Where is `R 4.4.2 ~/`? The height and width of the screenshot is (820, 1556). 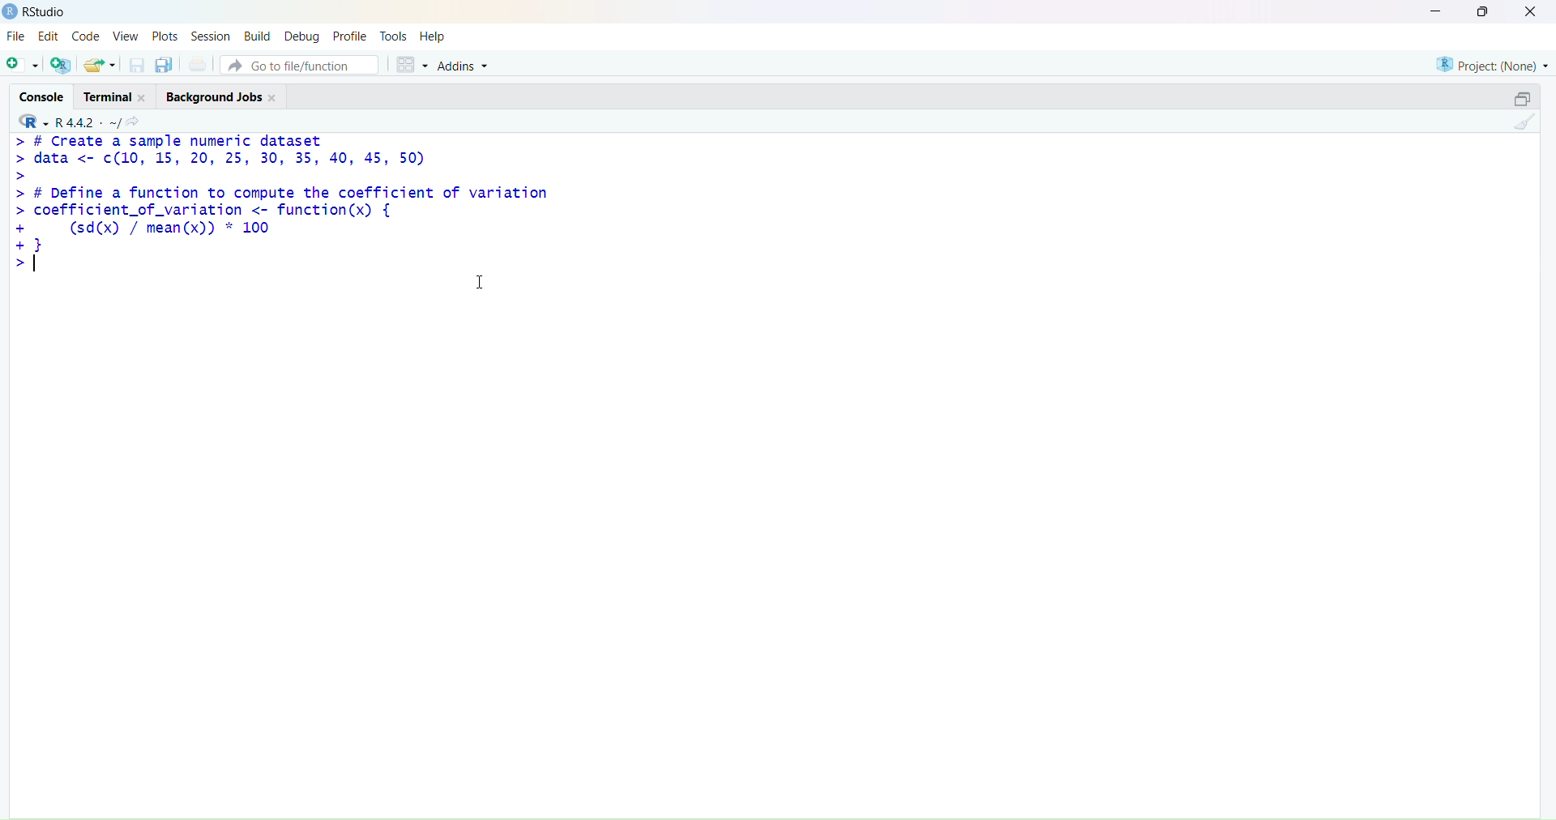
R 4.4.2 ~/ is located at coordinates (88, 122).